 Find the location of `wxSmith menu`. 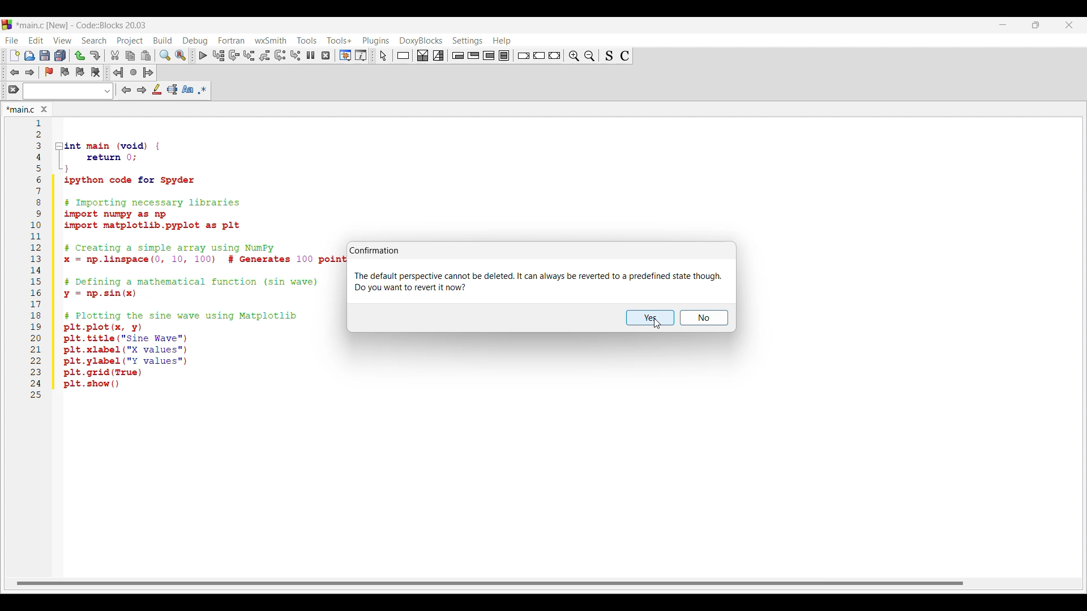

wxSmith menu is located at coordinates (271, 40).